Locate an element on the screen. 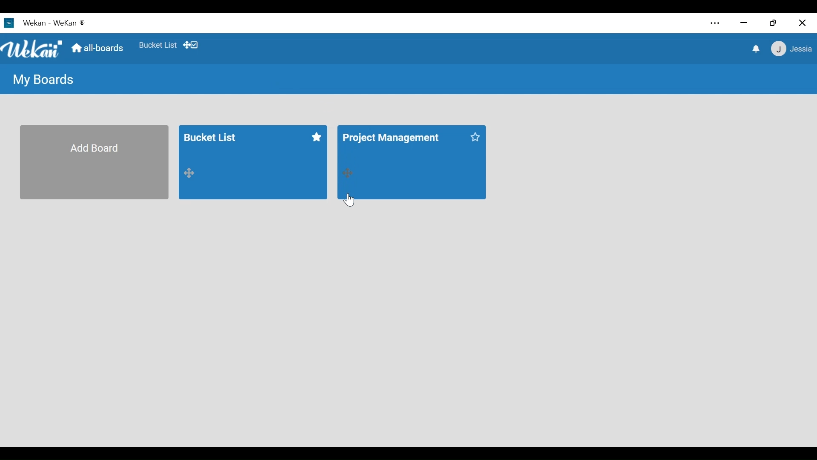  close is located at coordinates (801, 21).